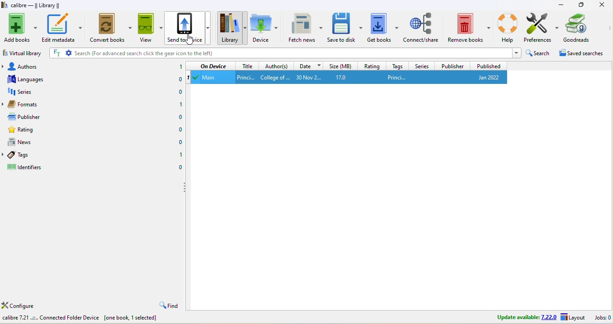  I want to click on device, so click(264, 29).